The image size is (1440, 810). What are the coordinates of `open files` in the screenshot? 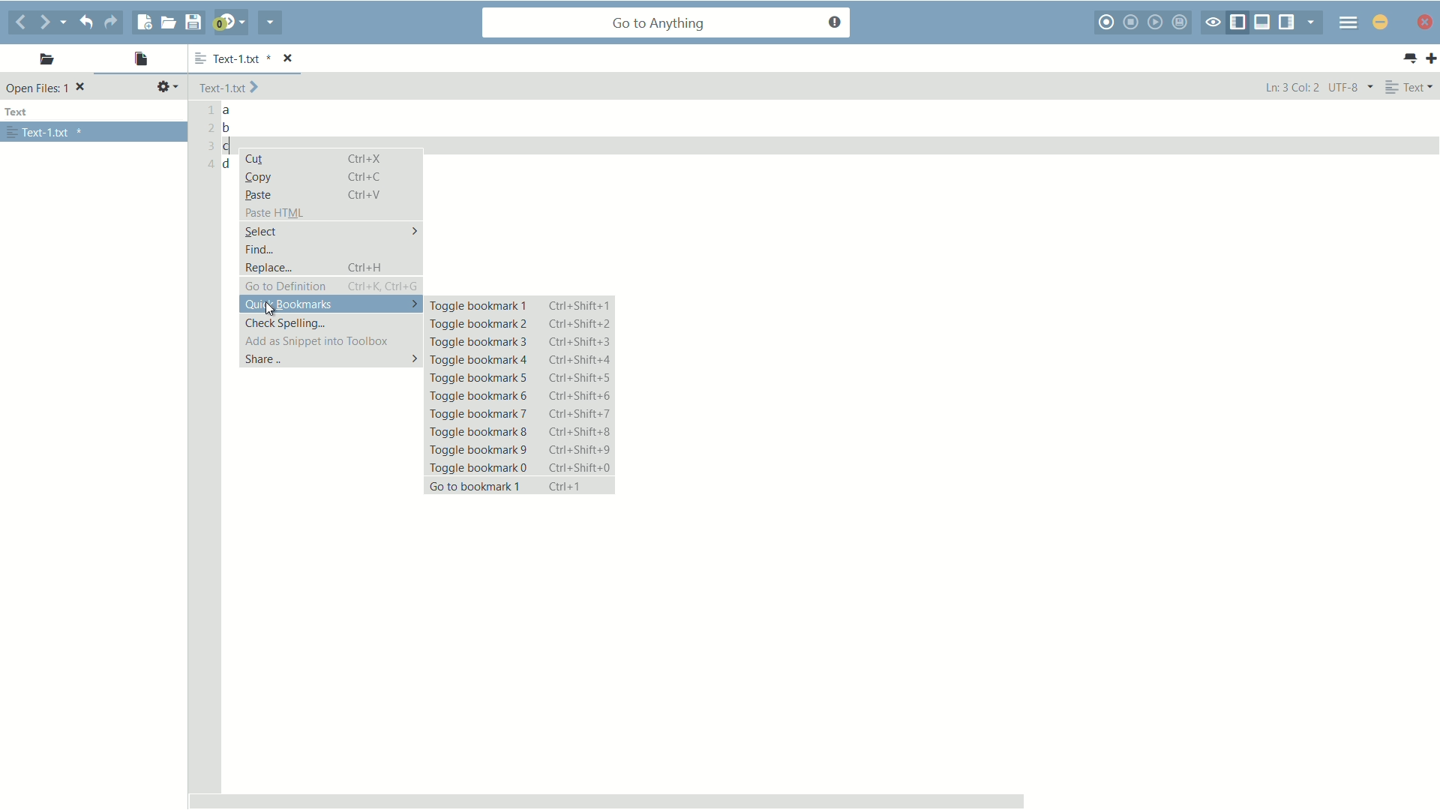 It's located at (140, 59).